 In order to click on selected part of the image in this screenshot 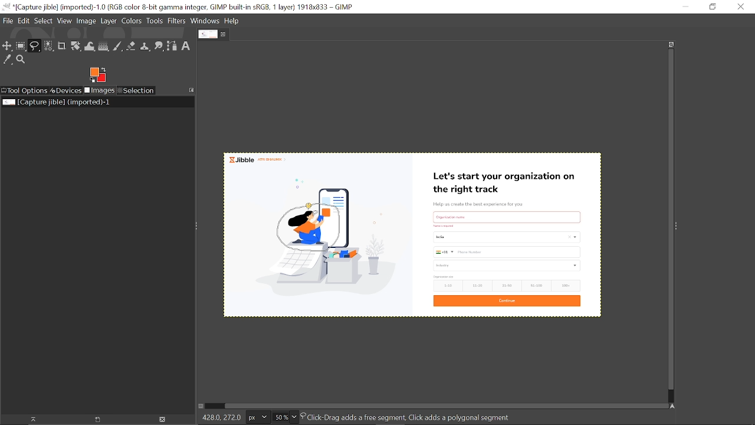, I will do `click(310, 236)`.